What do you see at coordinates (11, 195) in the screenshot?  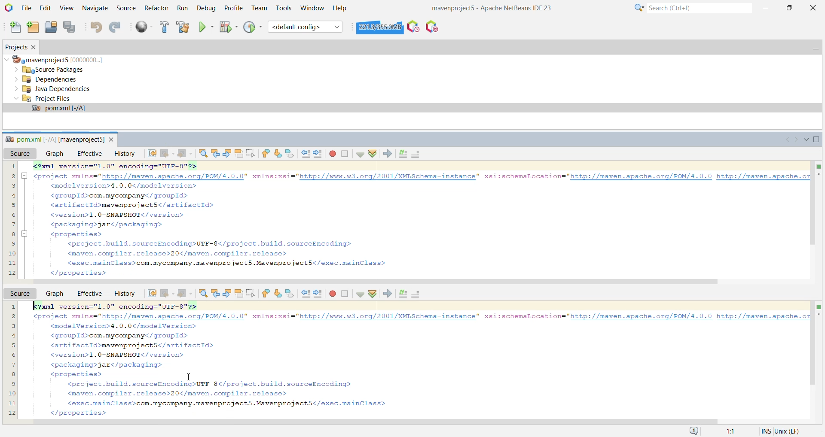 I see `4` at bounding box center [11, 195].